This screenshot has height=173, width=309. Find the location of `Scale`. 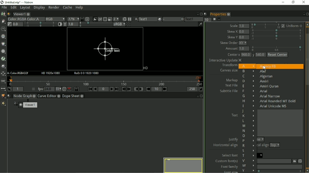

Scale is located at coordinates (234, 26).